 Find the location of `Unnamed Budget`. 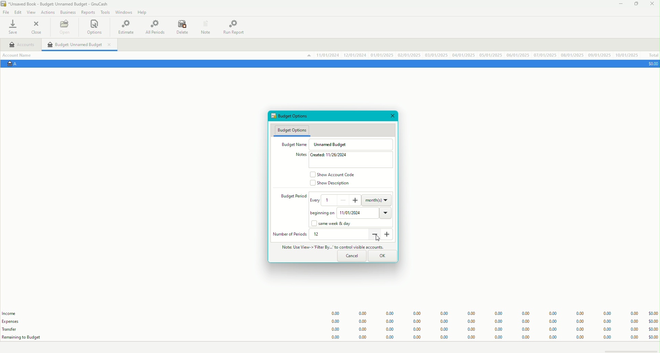

Unnamed Budget is located at coordinates (333, 144).